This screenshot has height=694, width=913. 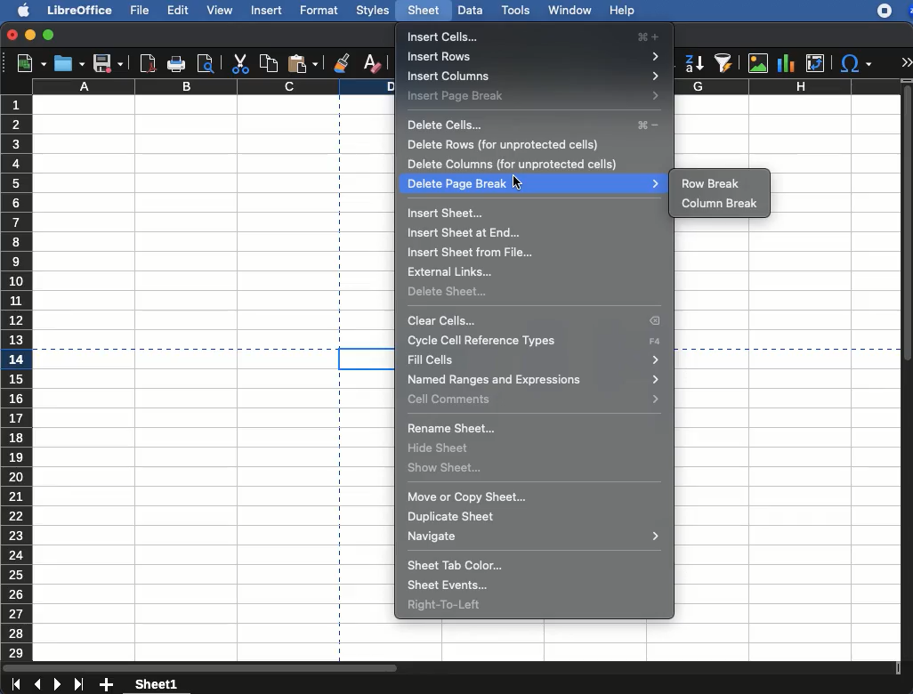 What do you see at coordinates (532, 537) in the screenshot?
I see `navigate` at bounding box center [532, 537].